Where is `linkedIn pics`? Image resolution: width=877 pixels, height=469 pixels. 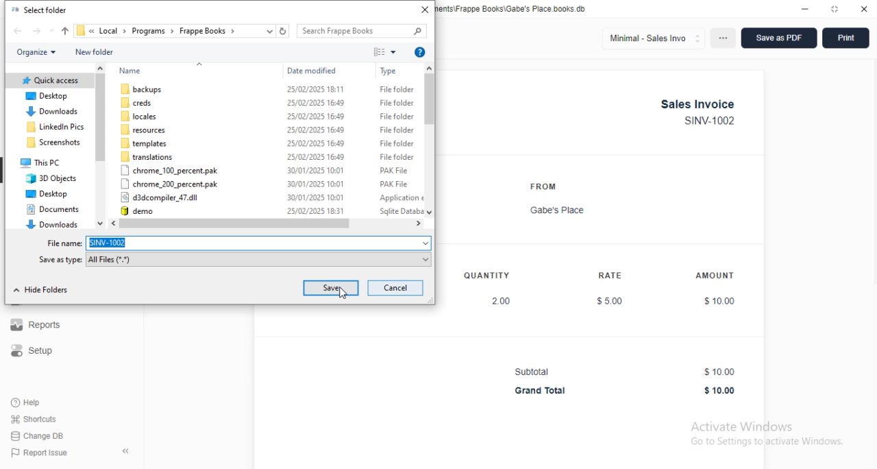
linkedIn pics is located at coordinates (55, 127).